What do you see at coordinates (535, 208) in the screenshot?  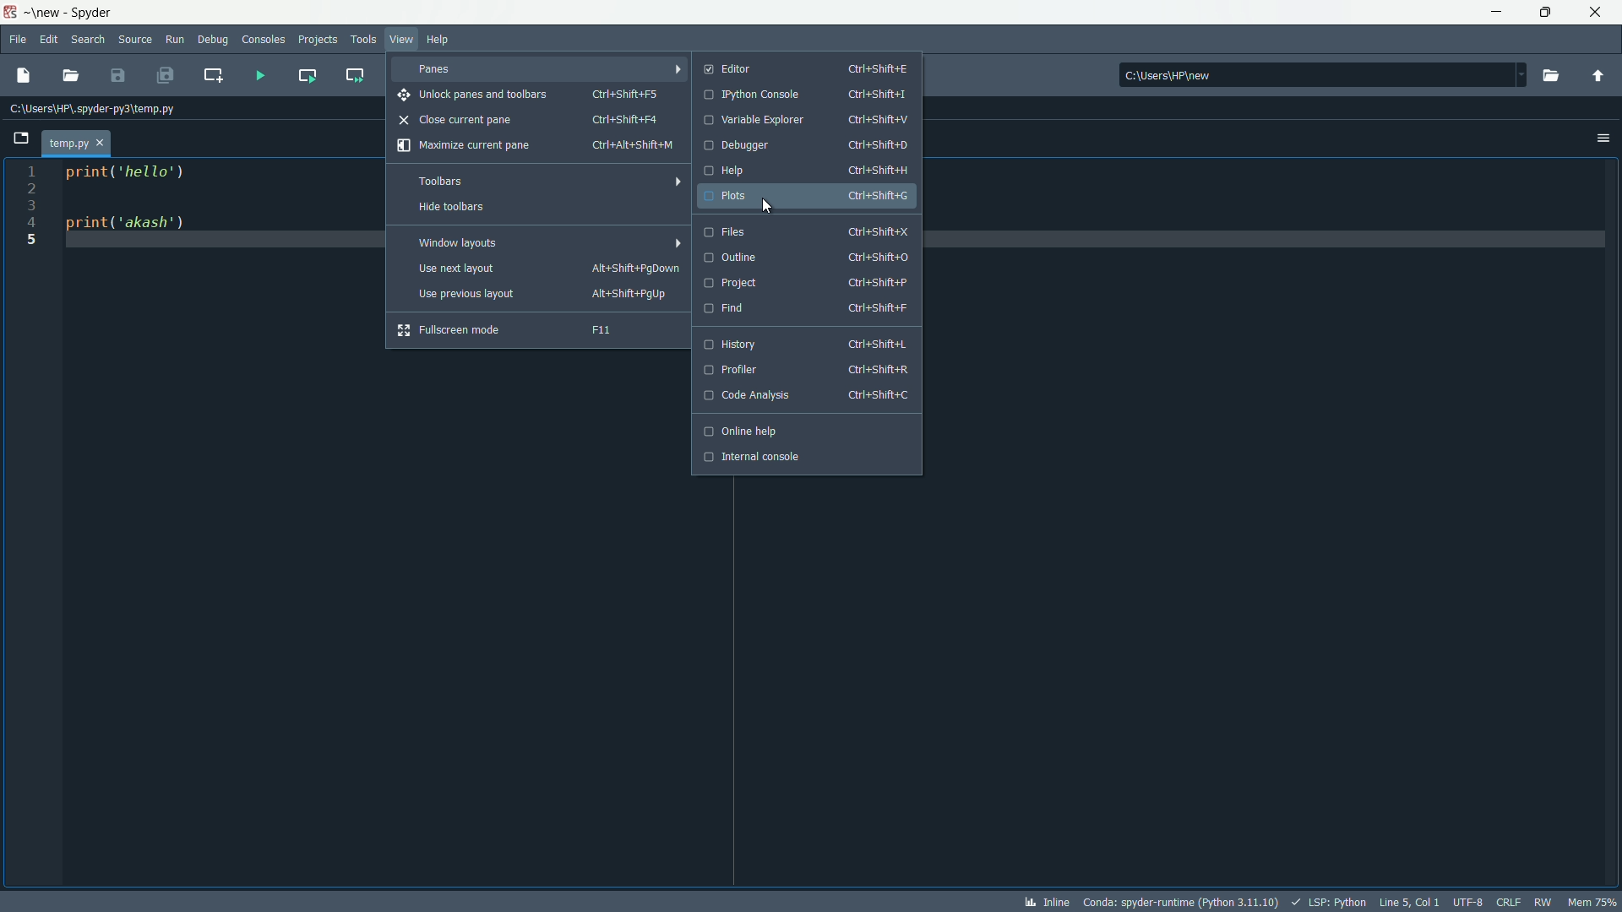 I see `hide toolbars` at bounding box center [535, 208].